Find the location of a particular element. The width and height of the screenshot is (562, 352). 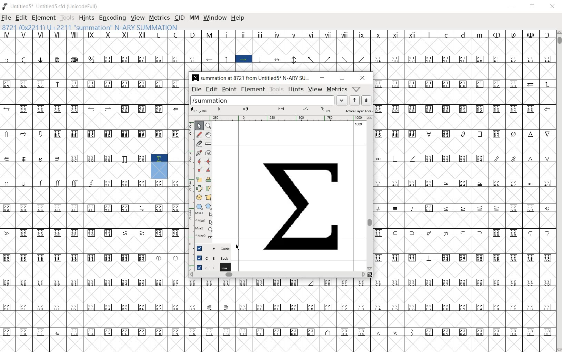

Help/Window is located at coordinates (358, 89).